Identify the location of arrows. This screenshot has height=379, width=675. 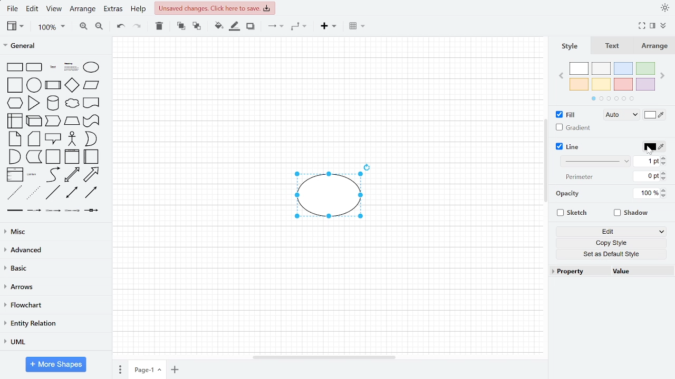
(53, 287).